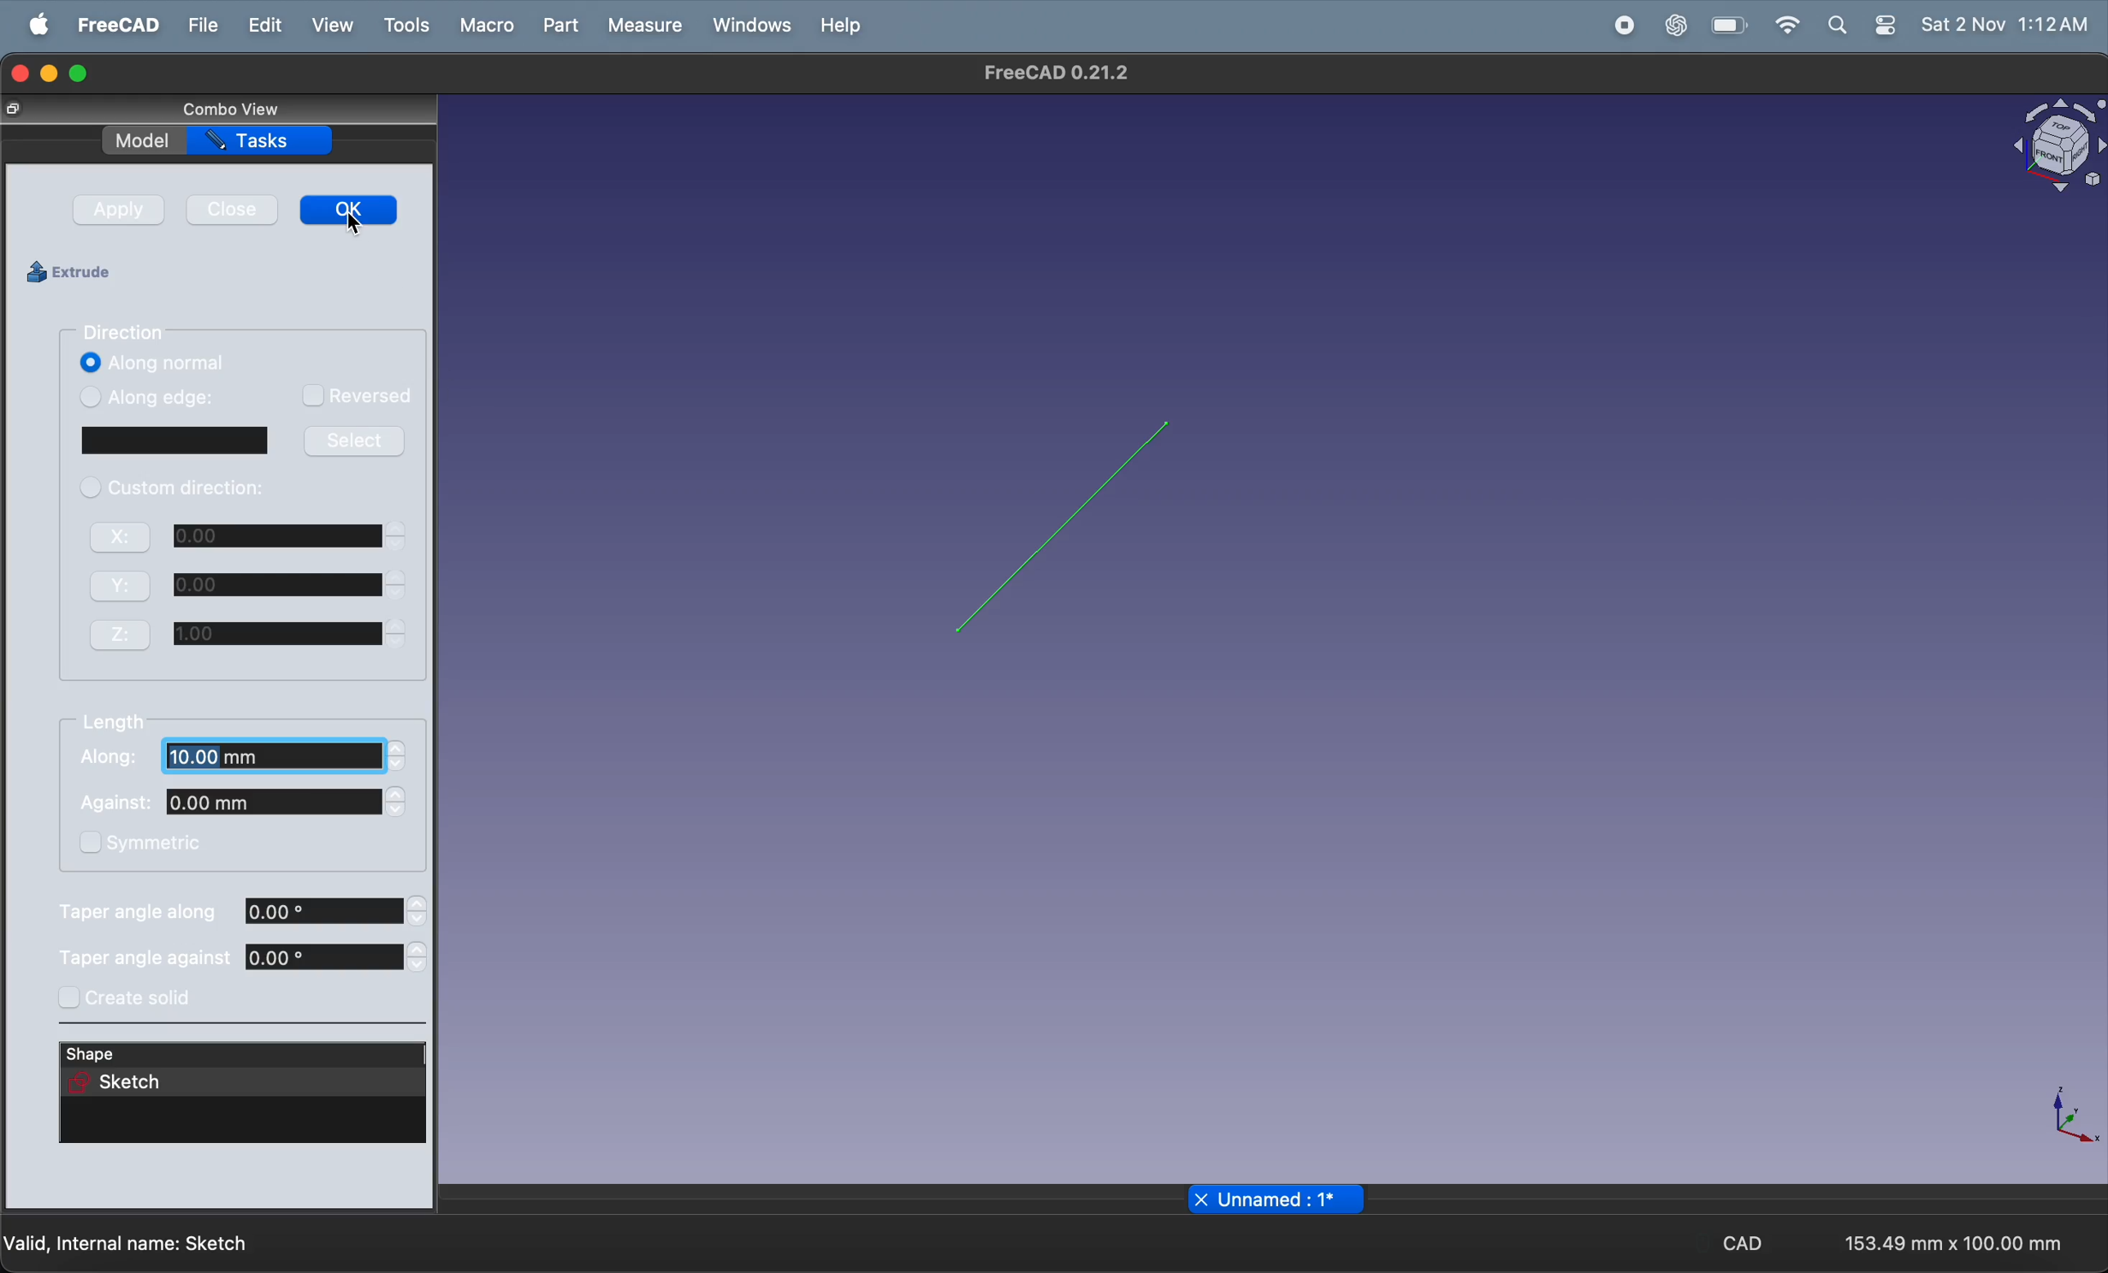 This screenshot has width=2108, height=1273. I want to click on Y:, so click(121, 588).